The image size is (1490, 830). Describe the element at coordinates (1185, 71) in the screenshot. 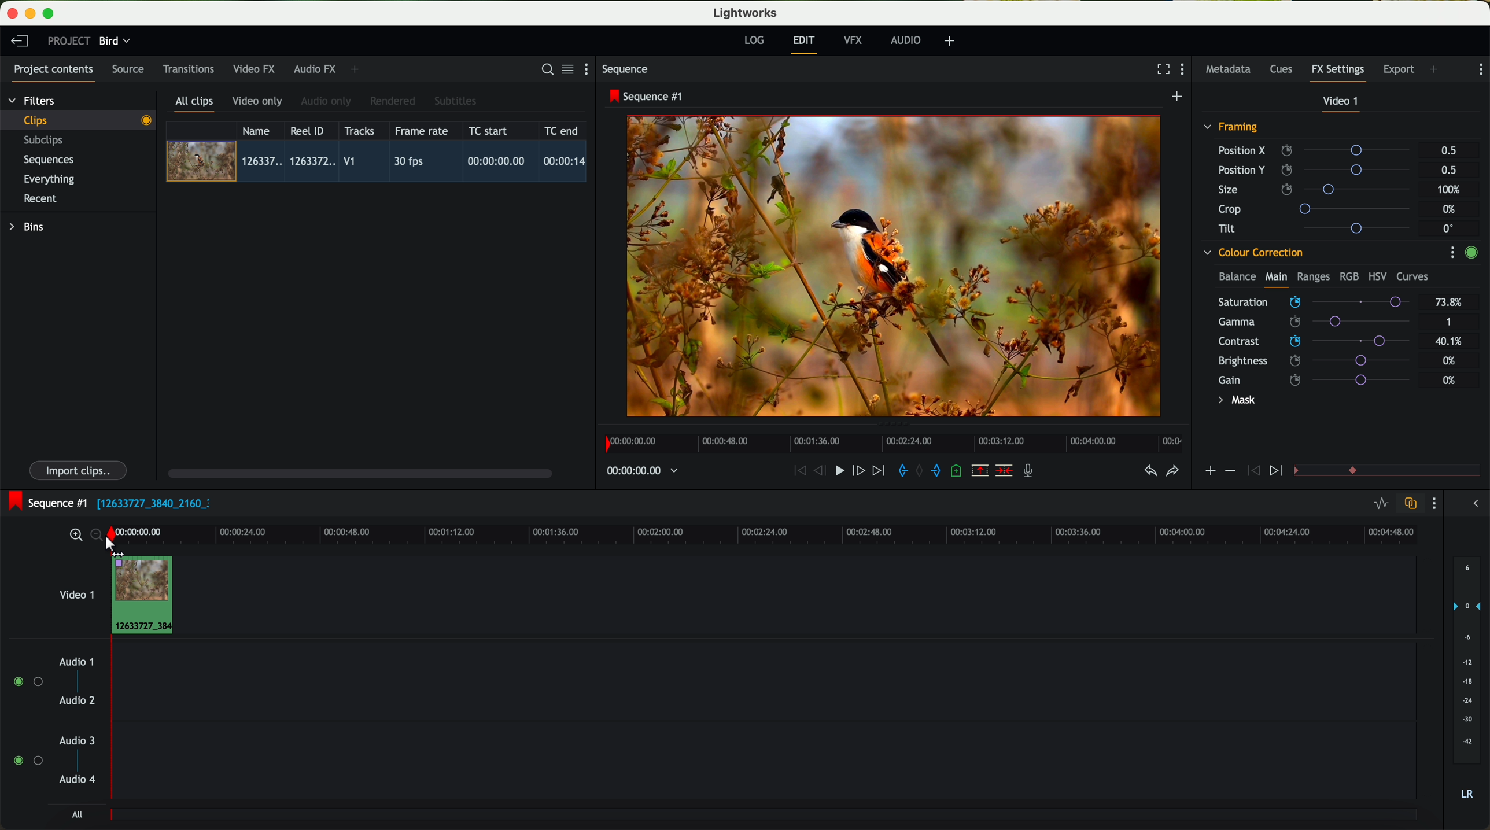

I see `show settings menu` at that location.